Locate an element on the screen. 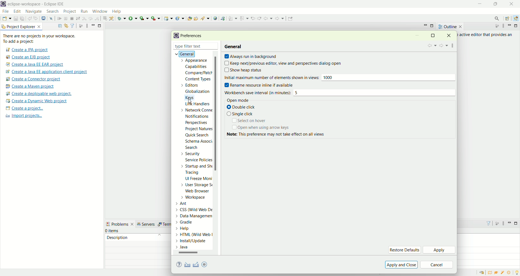  quick search is located at coordinates (197, 136).